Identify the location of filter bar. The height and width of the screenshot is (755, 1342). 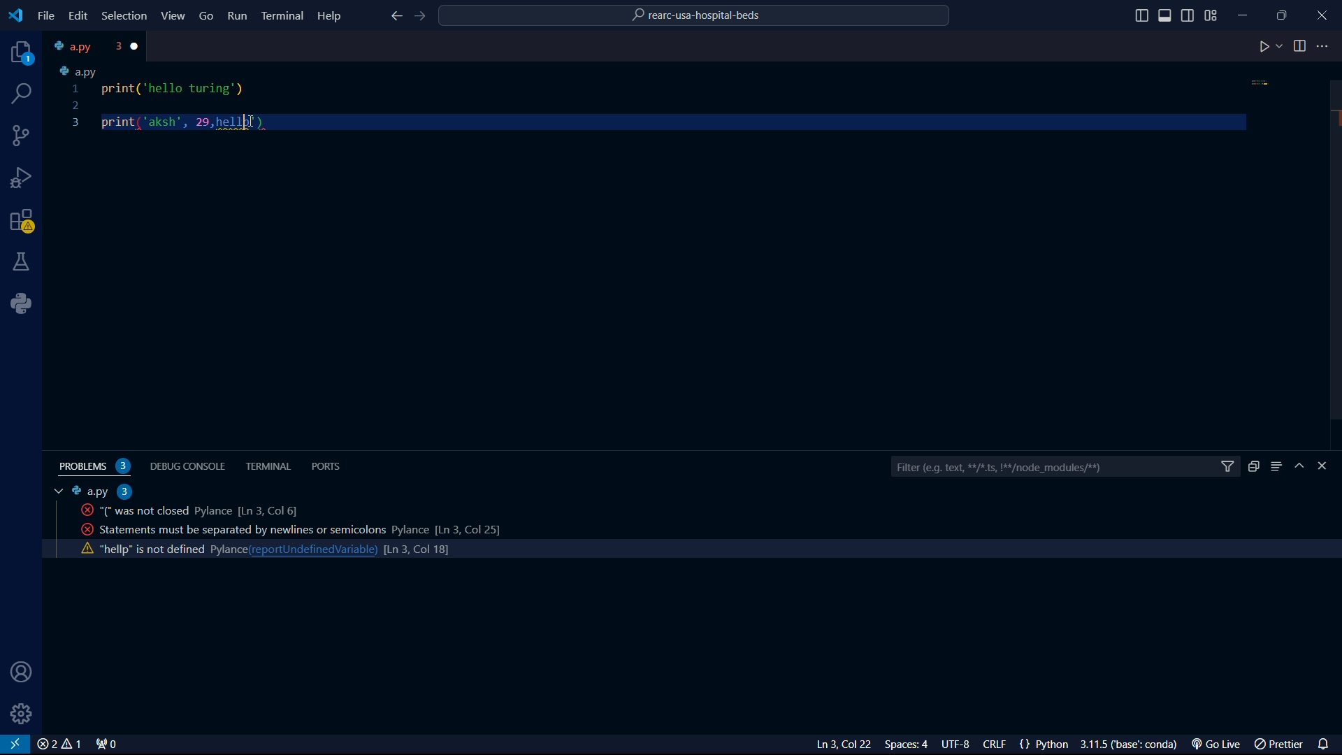
(1065, 468).